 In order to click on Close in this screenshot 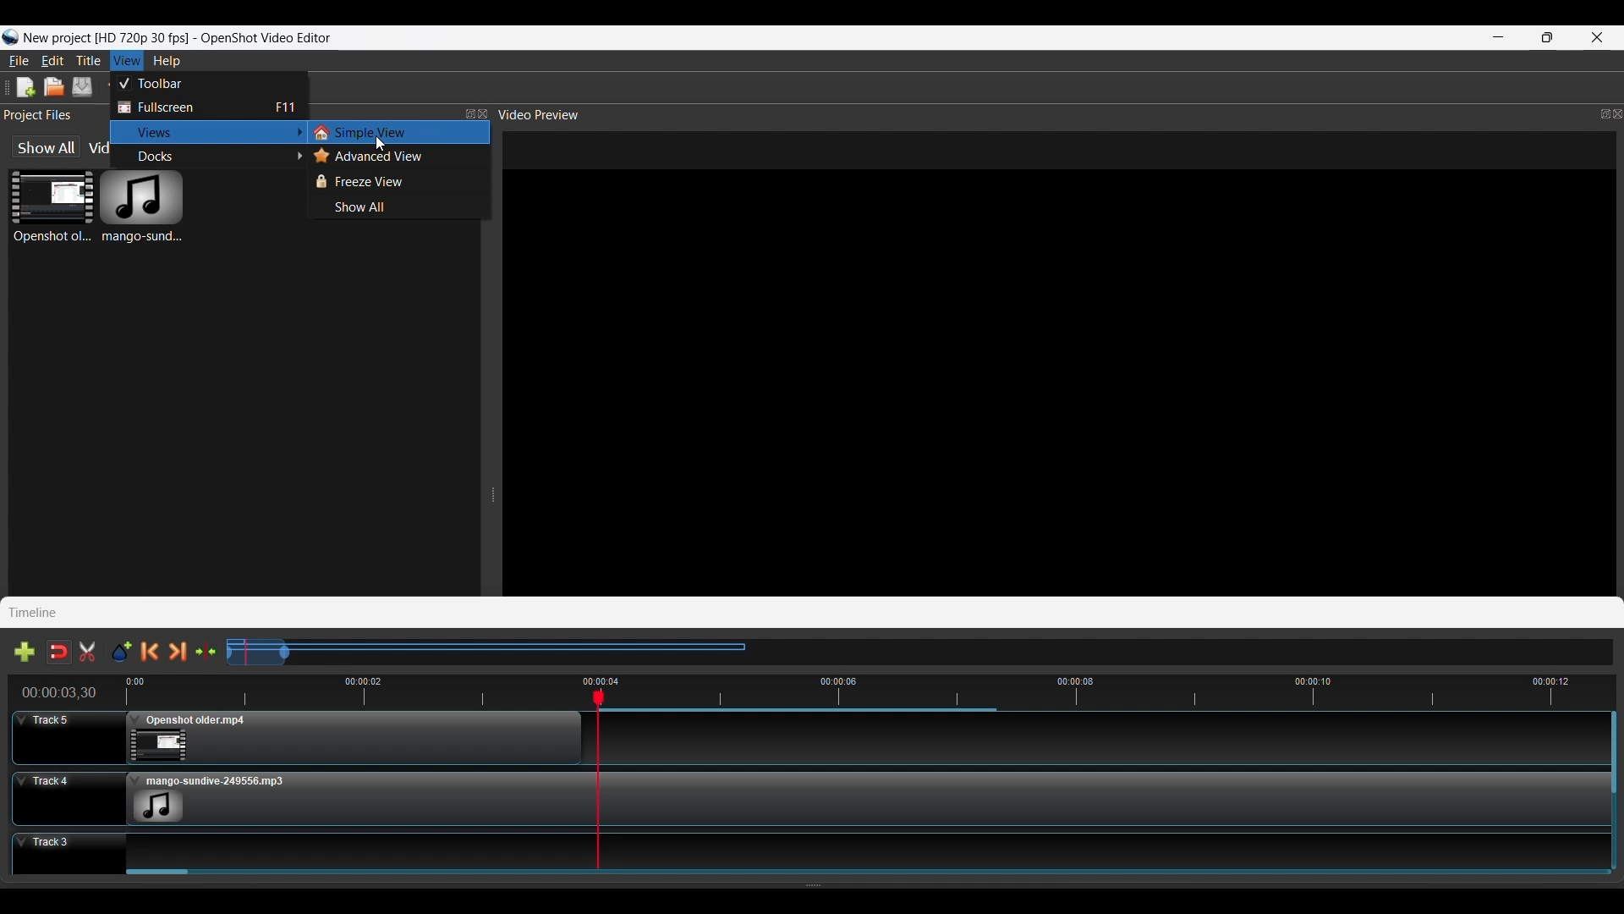, I will do `click(1598, 37)`.